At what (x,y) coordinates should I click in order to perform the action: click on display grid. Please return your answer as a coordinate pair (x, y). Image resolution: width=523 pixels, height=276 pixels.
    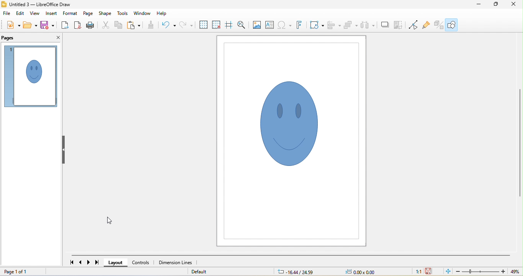
    Looking at the image, I should click on (204, 24).